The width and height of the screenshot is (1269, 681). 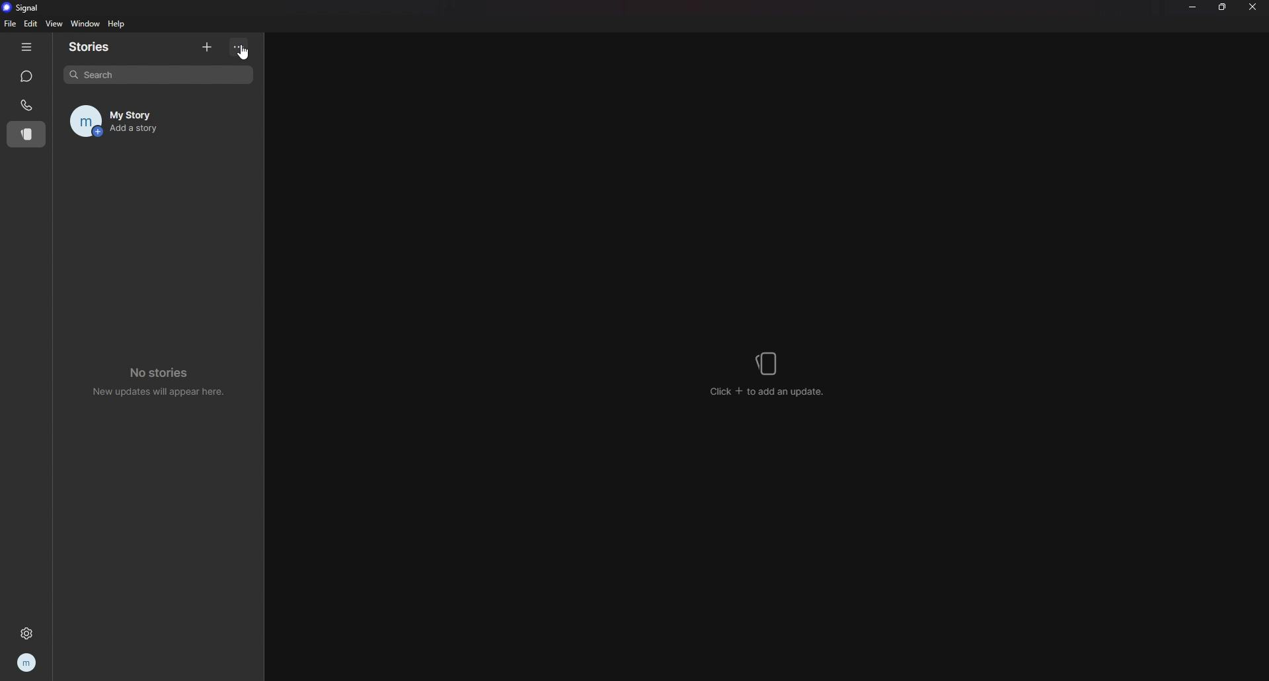 What do you see at coordinates (98, 47) in the screenshot?
I see `stories` at bounding box center [98, 47].